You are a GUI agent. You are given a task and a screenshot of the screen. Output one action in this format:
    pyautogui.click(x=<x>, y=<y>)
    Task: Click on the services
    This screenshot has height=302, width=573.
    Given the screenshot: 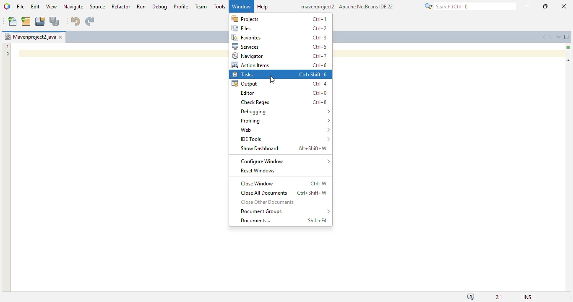 What is the action you would take?
    pyautogui.click(x=246, y=46)
    